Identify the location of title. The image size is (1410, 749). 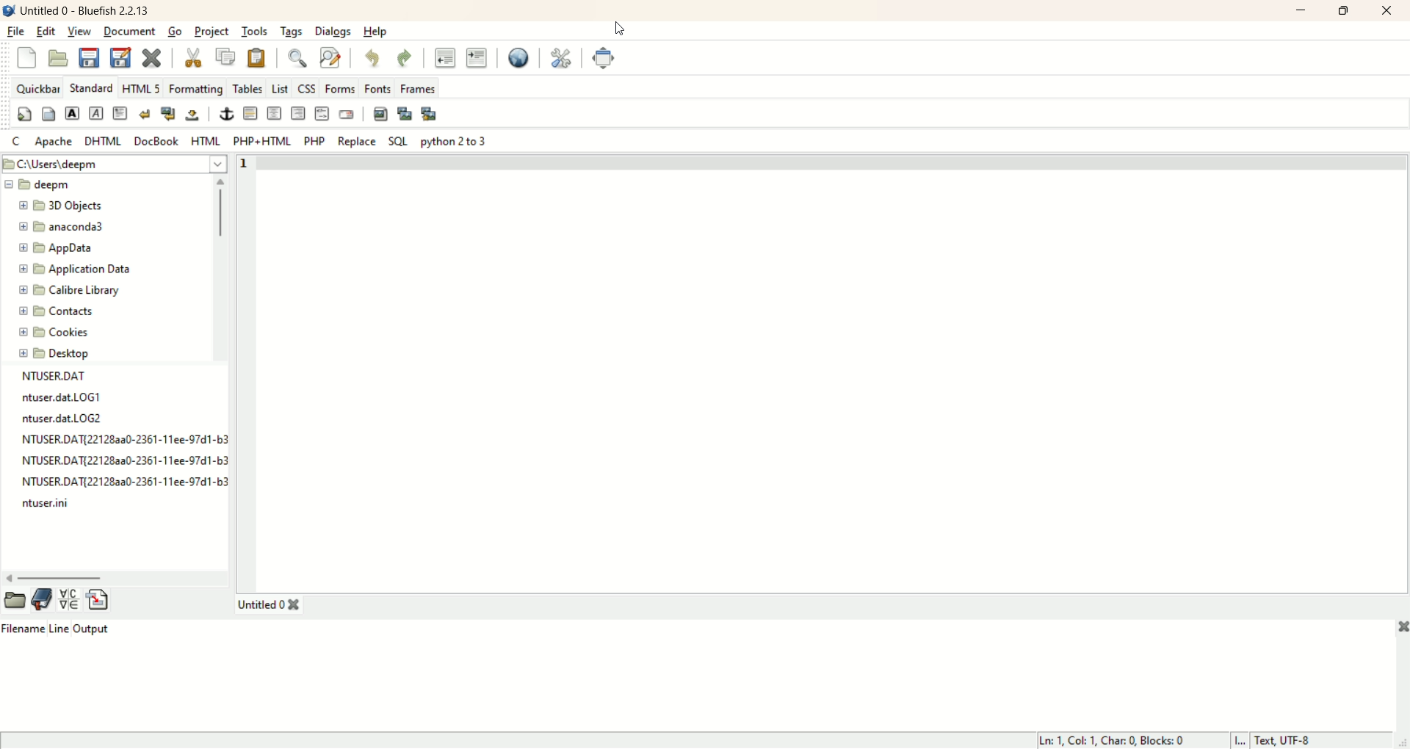
(86, 9).